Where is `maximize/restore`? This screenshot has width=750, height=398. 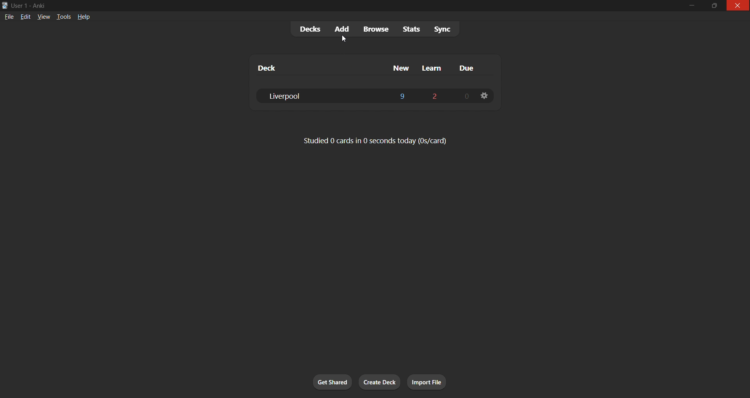
maximize/restore is located at coordinates (712, 6).